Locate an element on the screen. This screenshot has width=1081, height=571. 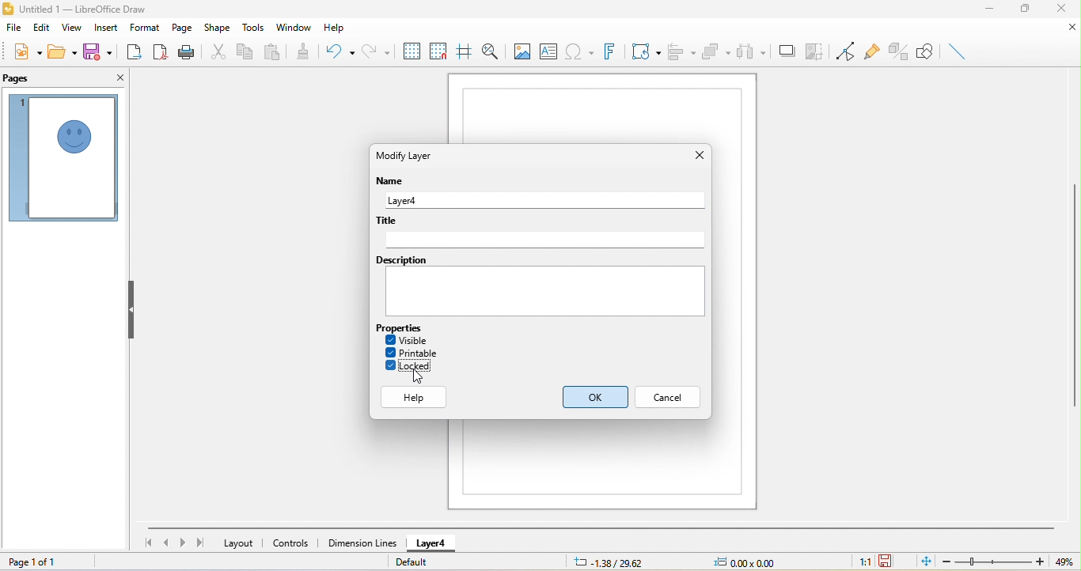
first page is located at coordinates (146, 543).